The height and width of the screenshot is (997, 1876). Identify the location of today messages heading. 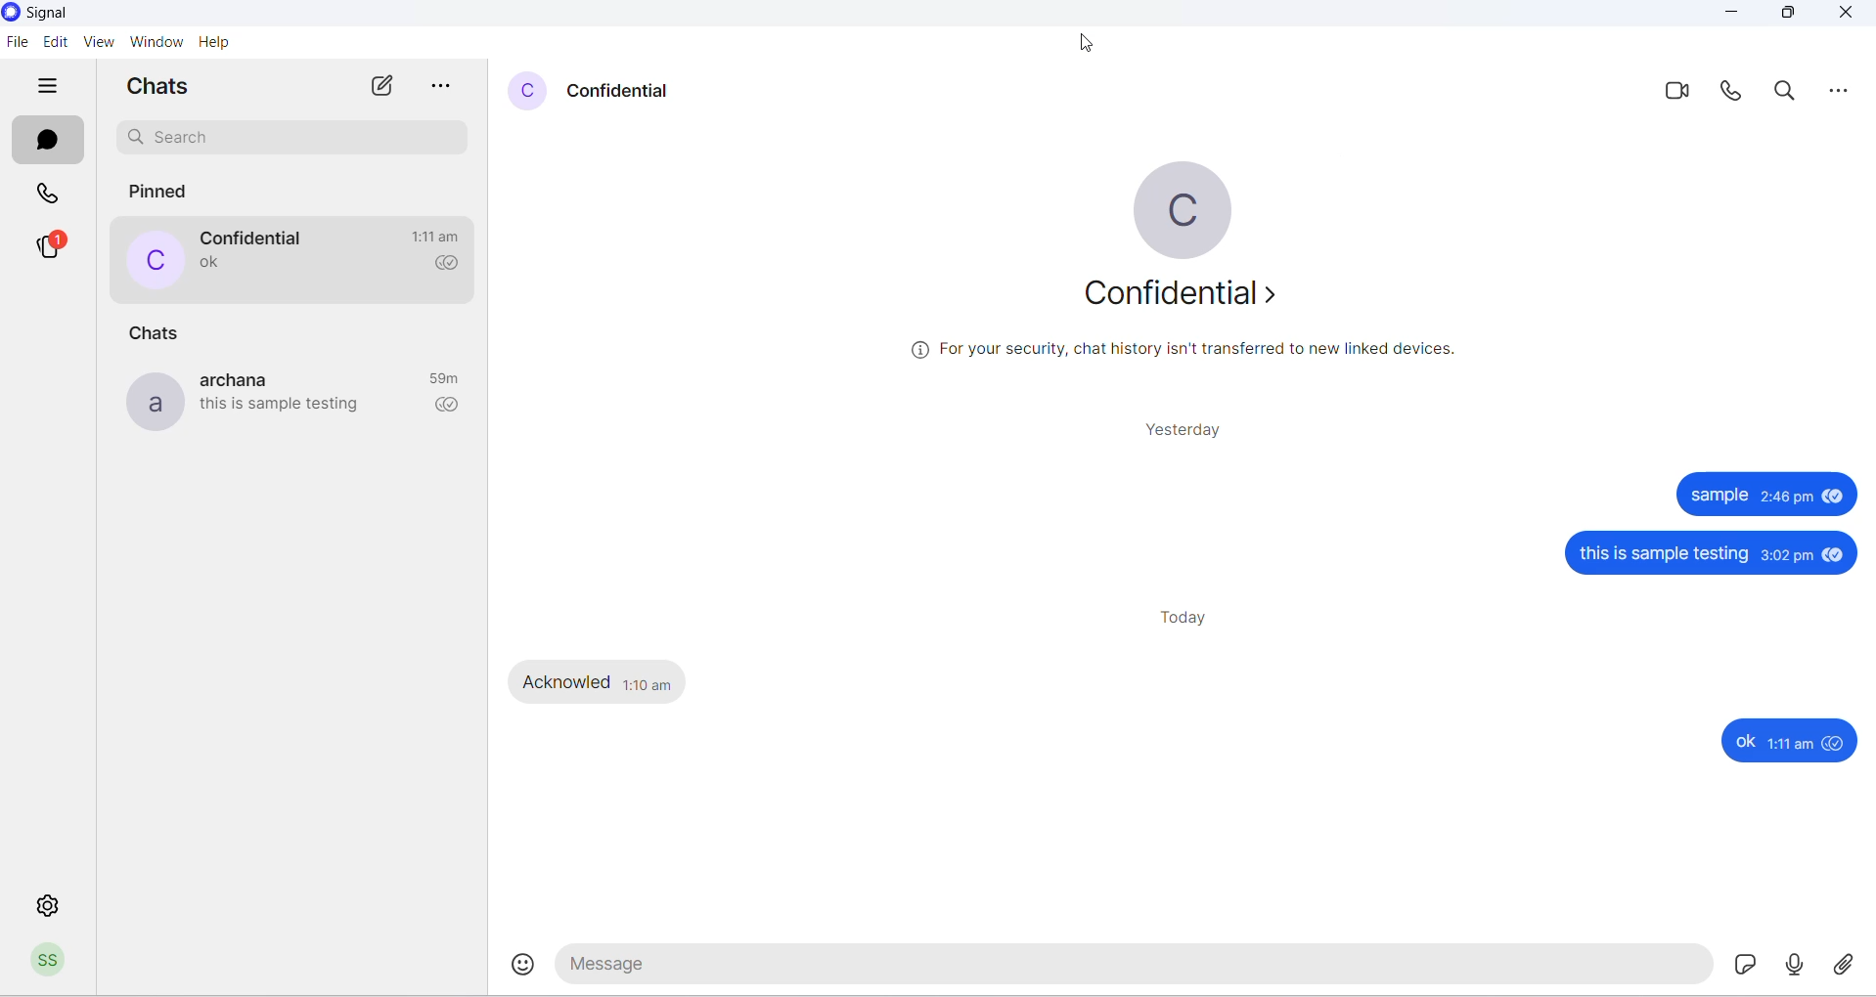
(1189, 619).